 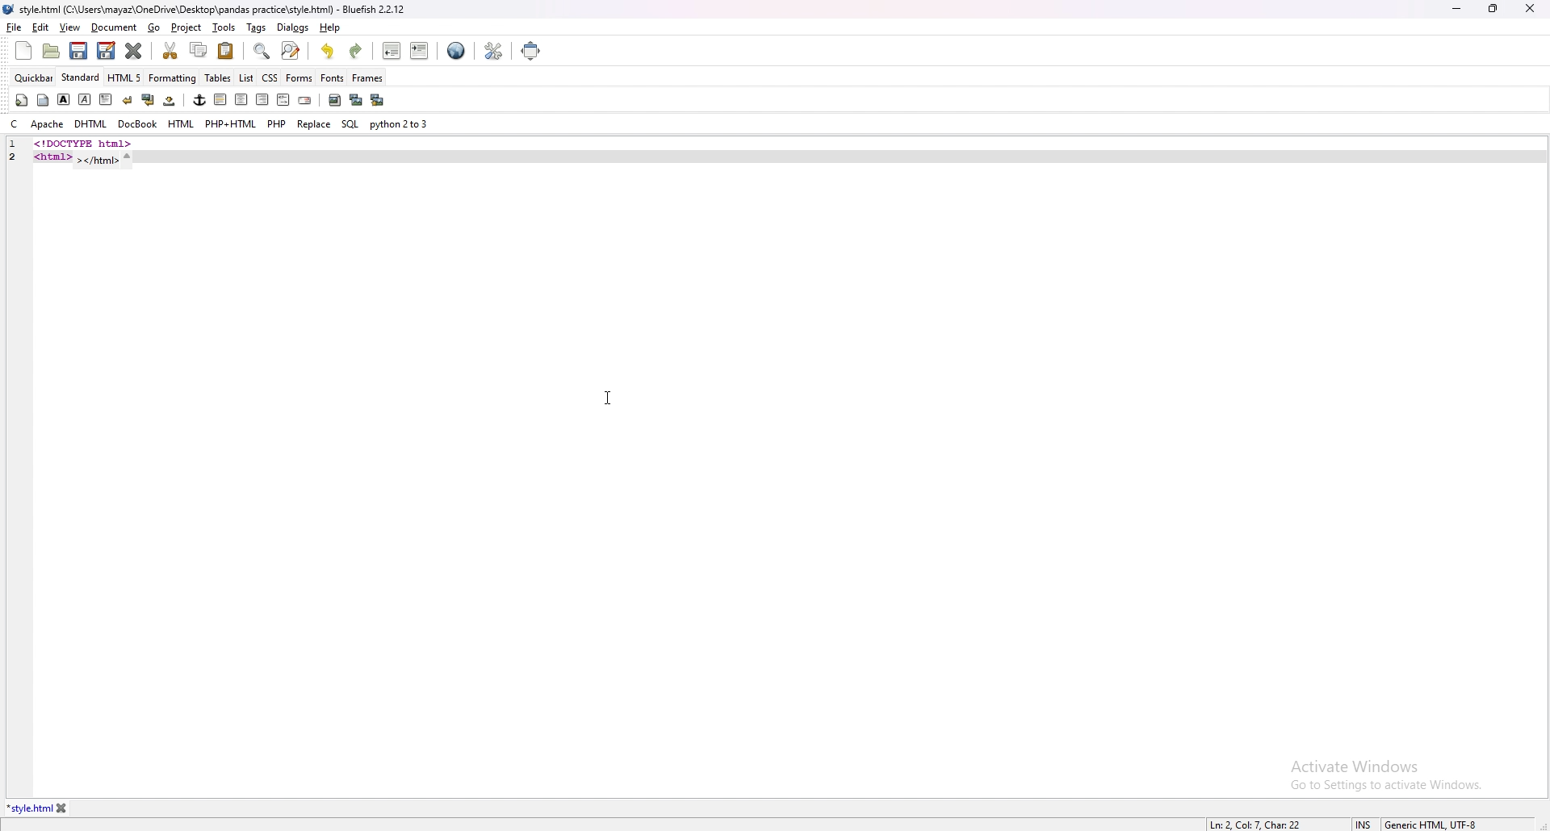 I want to click on center, so click(x=241, y=100).